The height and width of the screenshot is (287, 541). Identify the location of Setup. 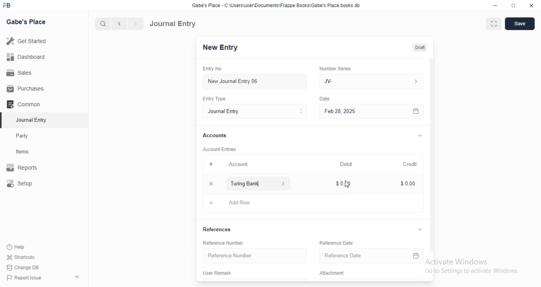
(28, 184).